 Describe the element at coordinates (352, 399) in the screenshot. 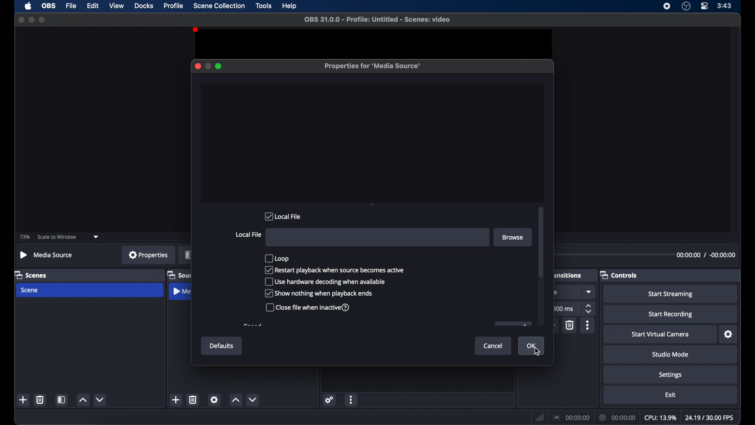

I see `more options` at that location.